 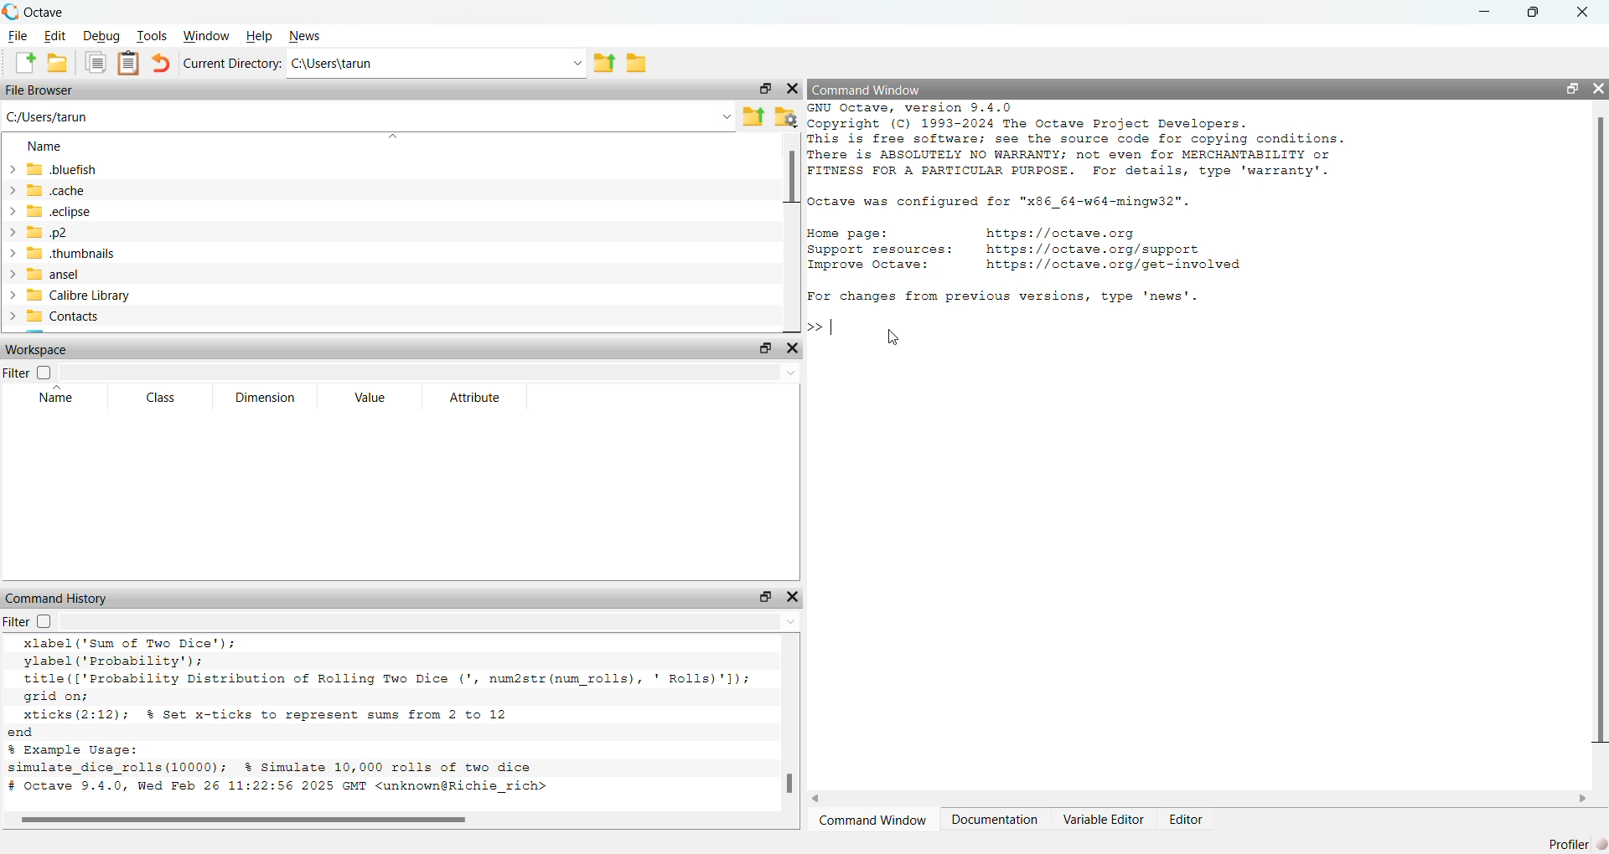 What do you see at coordinates (57, 319) in the screenshot?
I see `Contacts` at bounding box center [57, 319].